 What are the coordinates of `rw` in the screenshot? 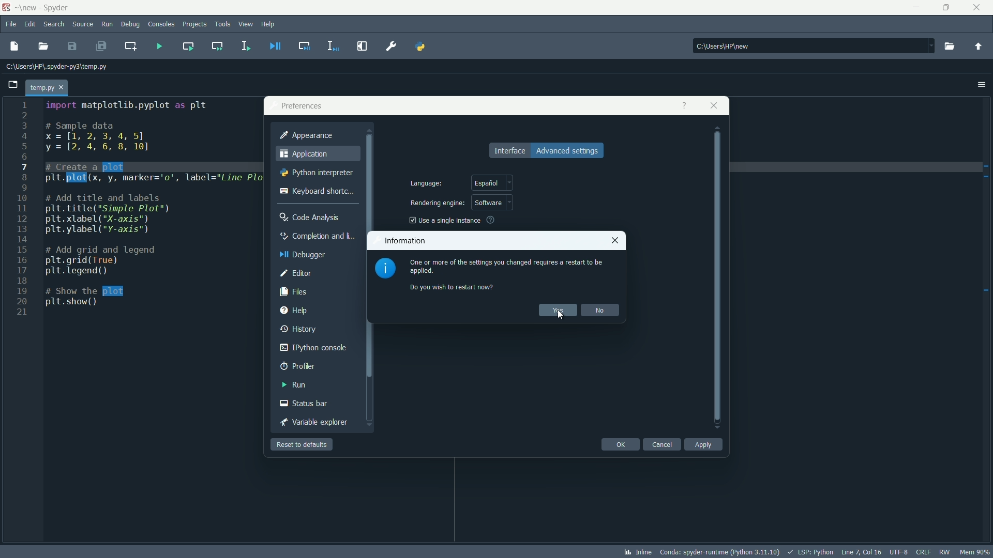 It's located at (944, 551).